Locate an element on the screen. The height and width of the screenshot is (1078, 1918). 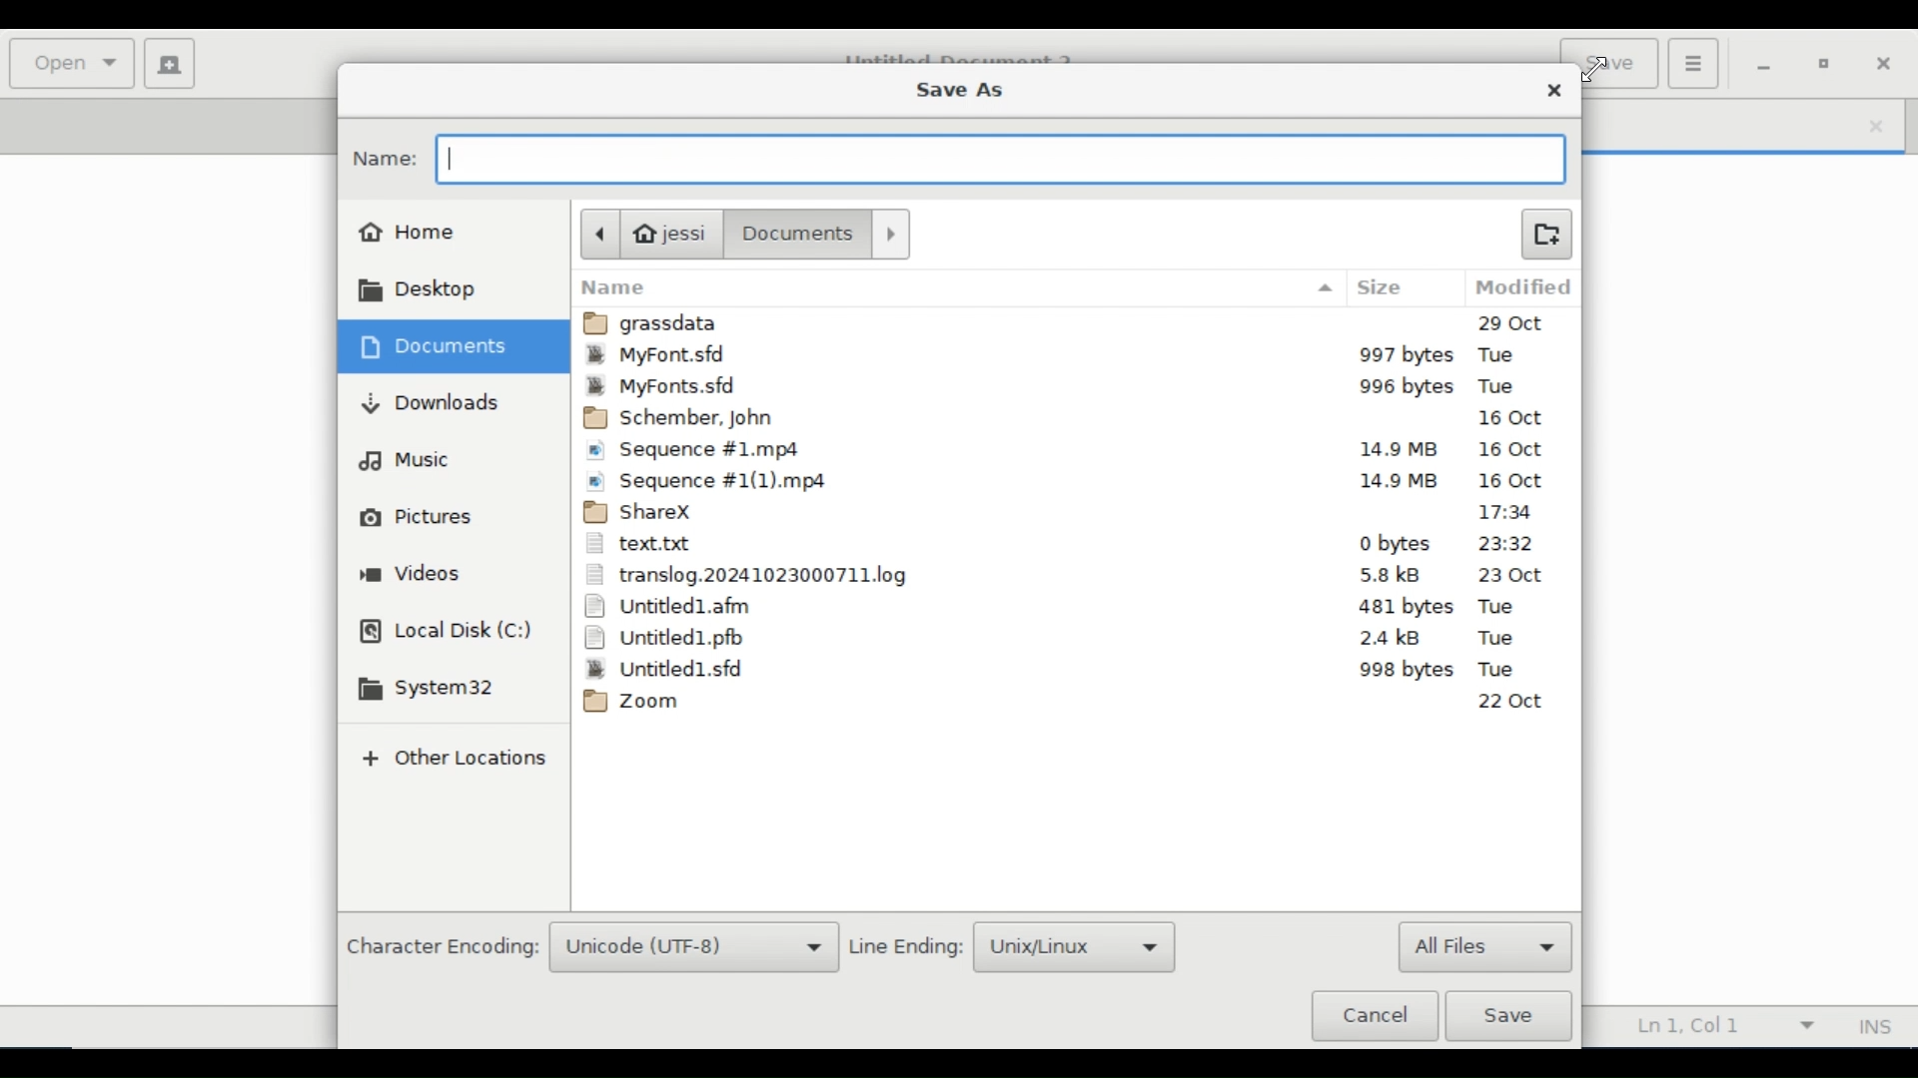
Application menu is located at coordinates (1692, 62).